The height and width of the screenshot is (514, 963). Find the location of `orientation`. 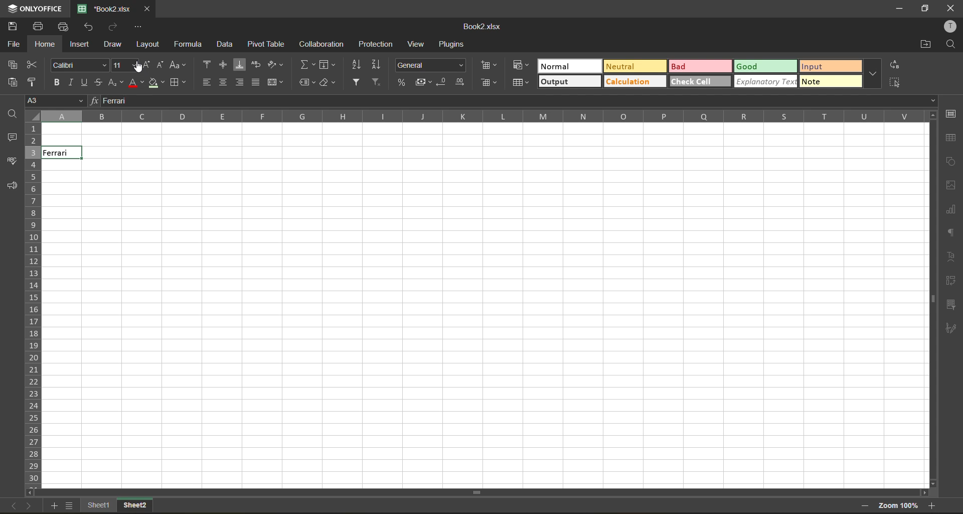

orientation is located at coordinates (274, 64).